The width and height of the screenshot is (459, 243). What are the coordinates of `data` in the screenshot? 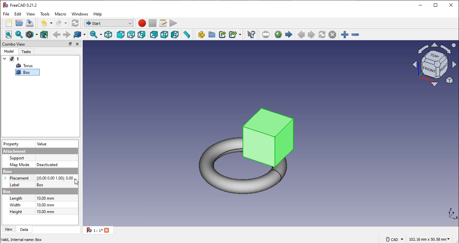 It's located at (24, 230).